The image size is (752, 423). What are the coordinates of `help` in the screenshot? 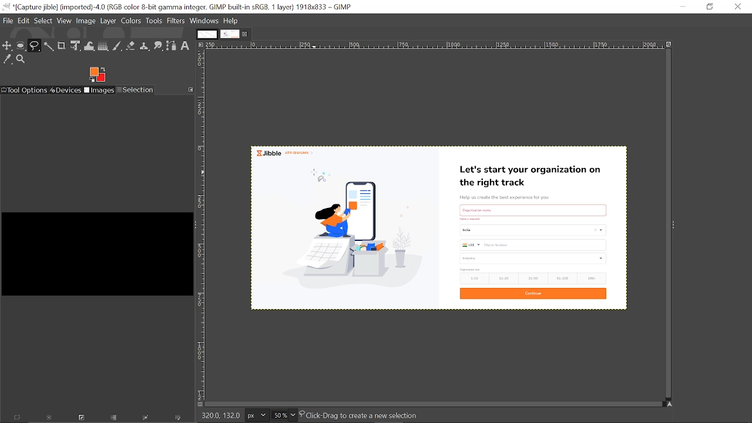 It's located at (231, 21).